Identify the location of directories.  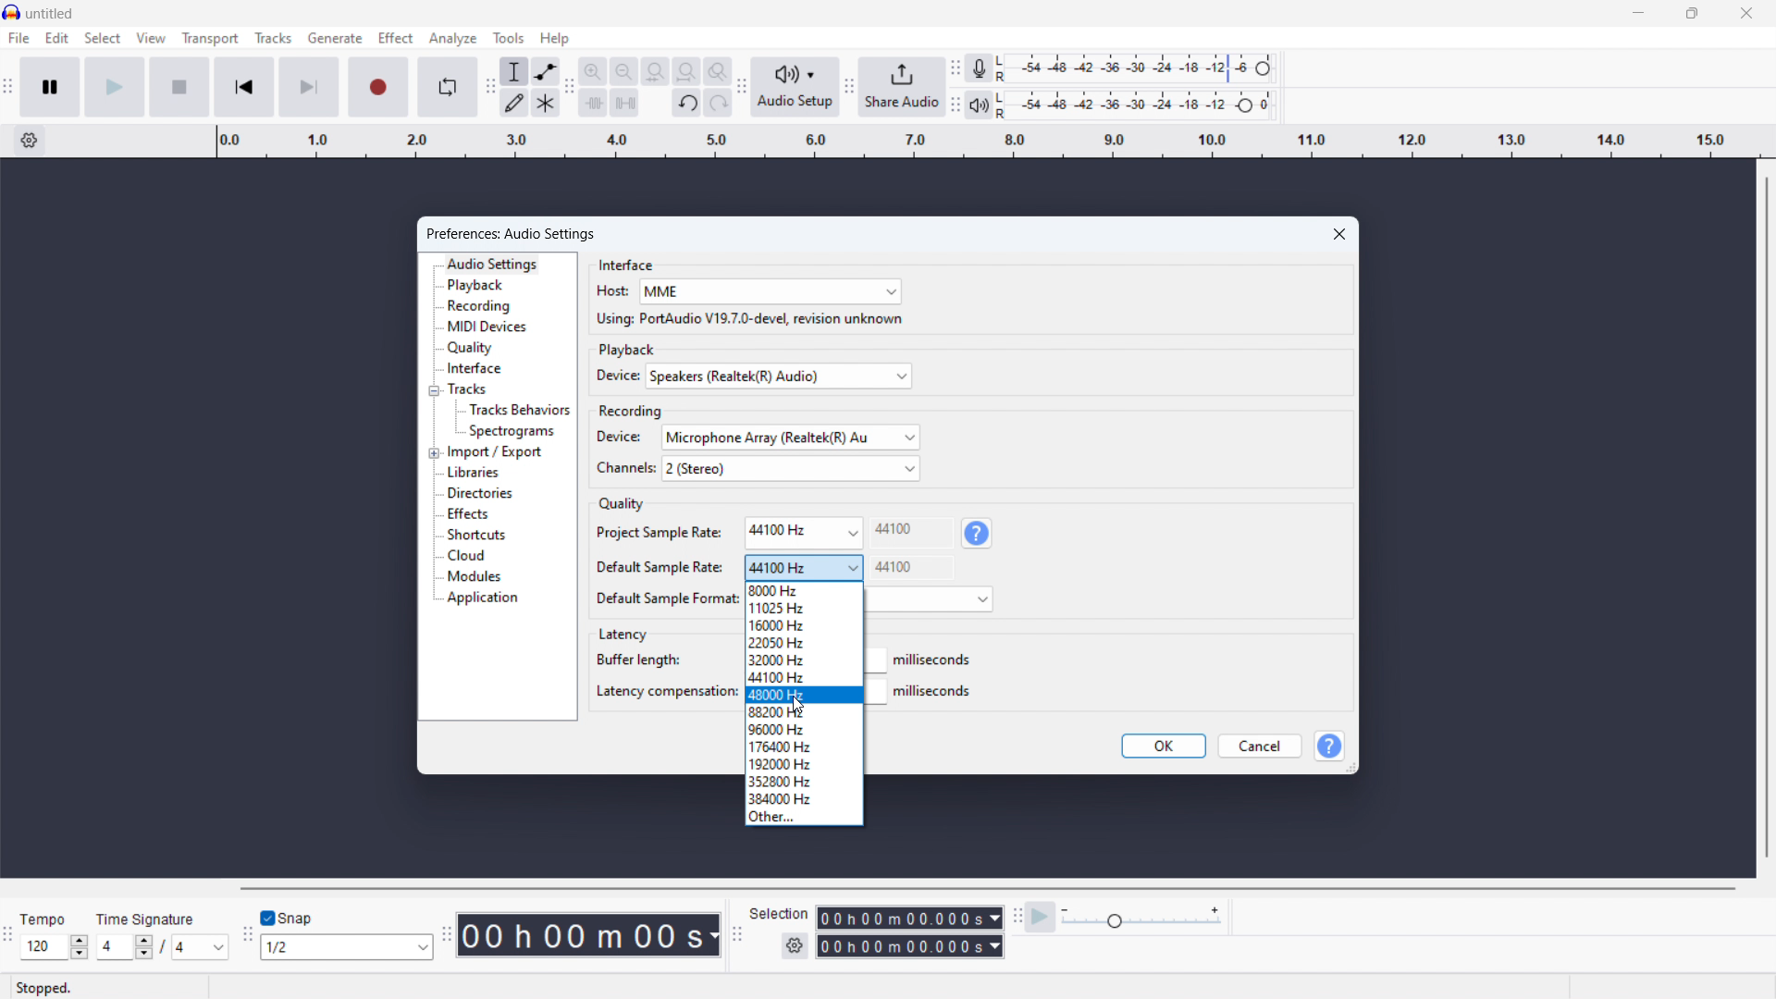
(480, 493).